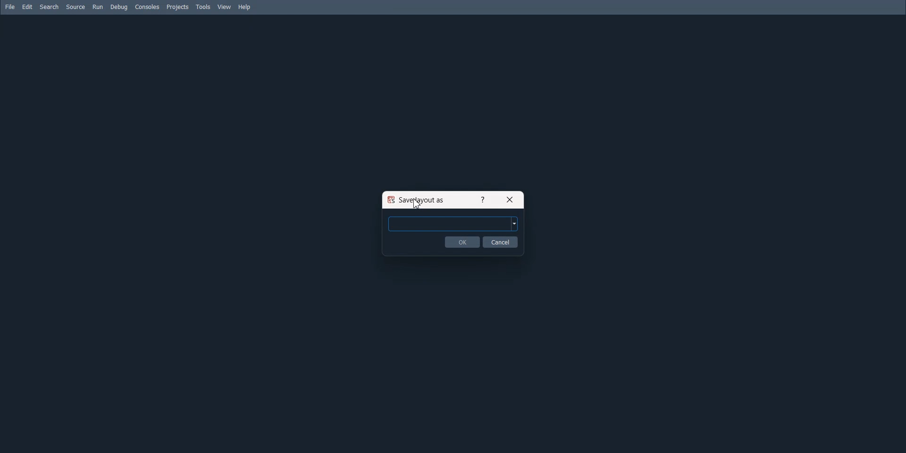 The width and height of the screenshot is (906, 453). What do you see at coordinates (27, 7) in the screenshot?
I see `Edit` at bounding box center [27, 7].